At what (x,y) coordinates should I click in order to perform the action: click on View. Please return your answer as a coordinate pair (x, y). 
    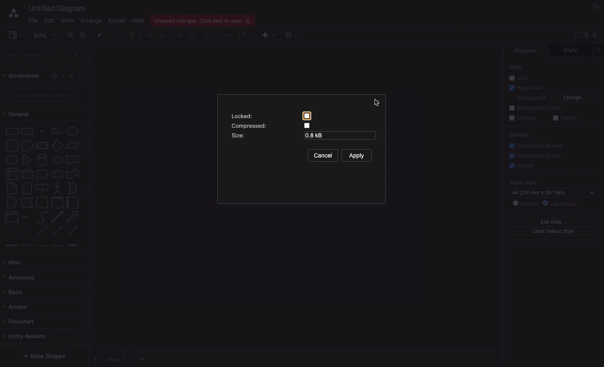
    Looking at the image, I should click on (68, 20).